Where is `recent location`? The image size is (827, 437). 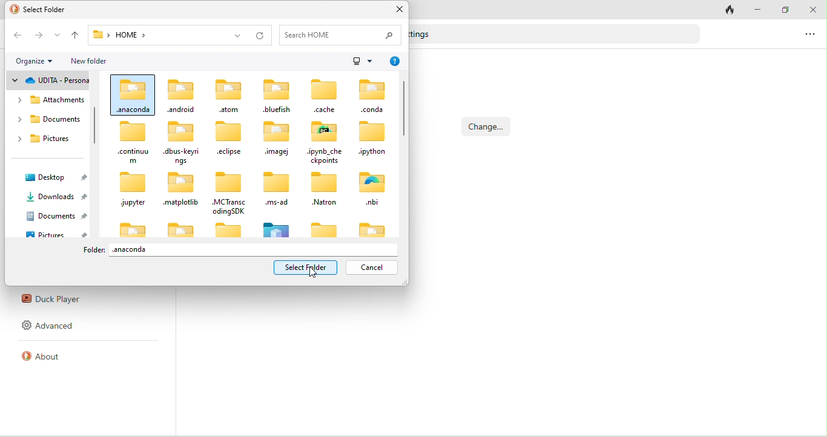
recent location is located at coordinates (57, 36).